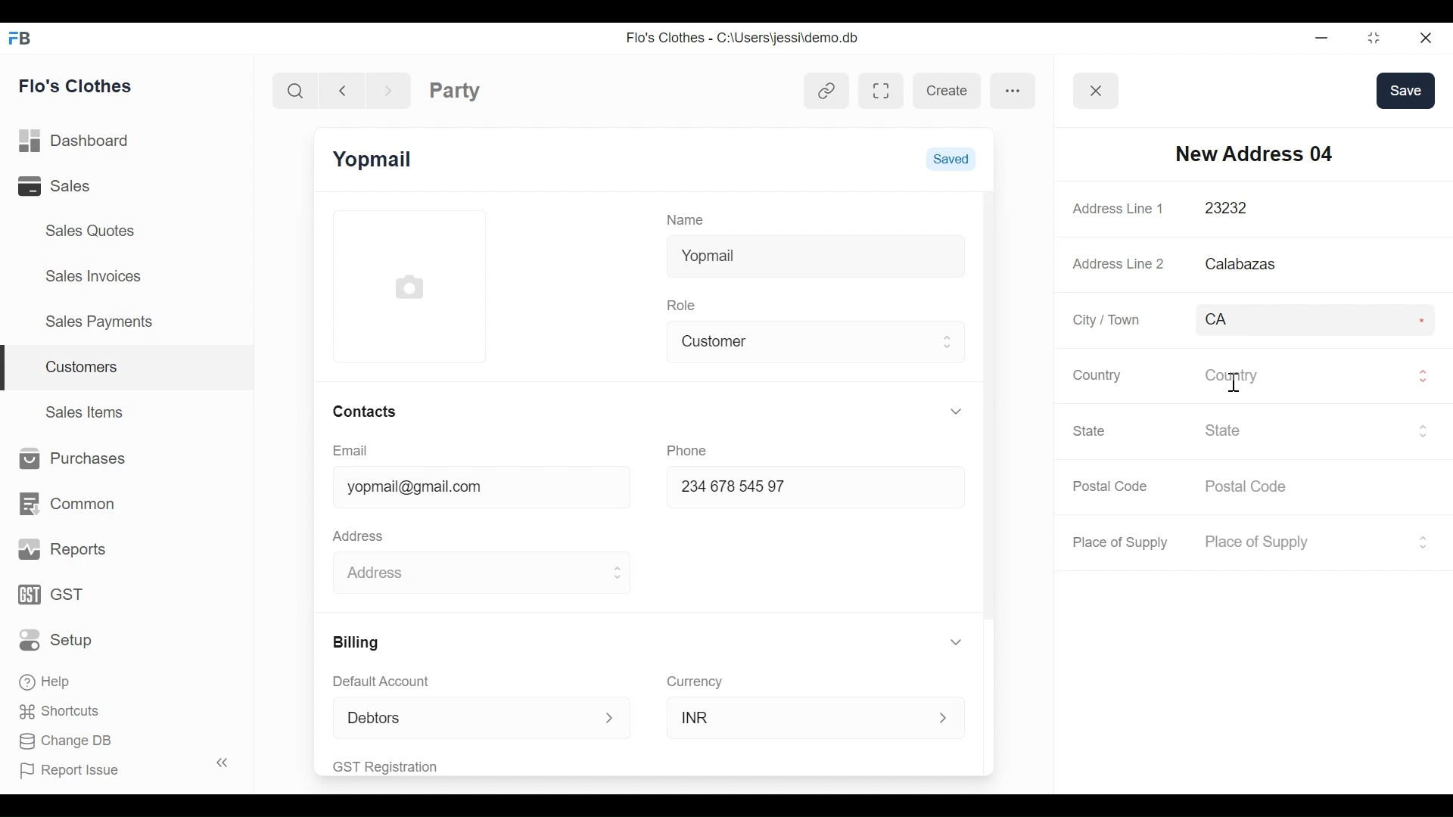  I want to click on Expand, so click(949, 341).